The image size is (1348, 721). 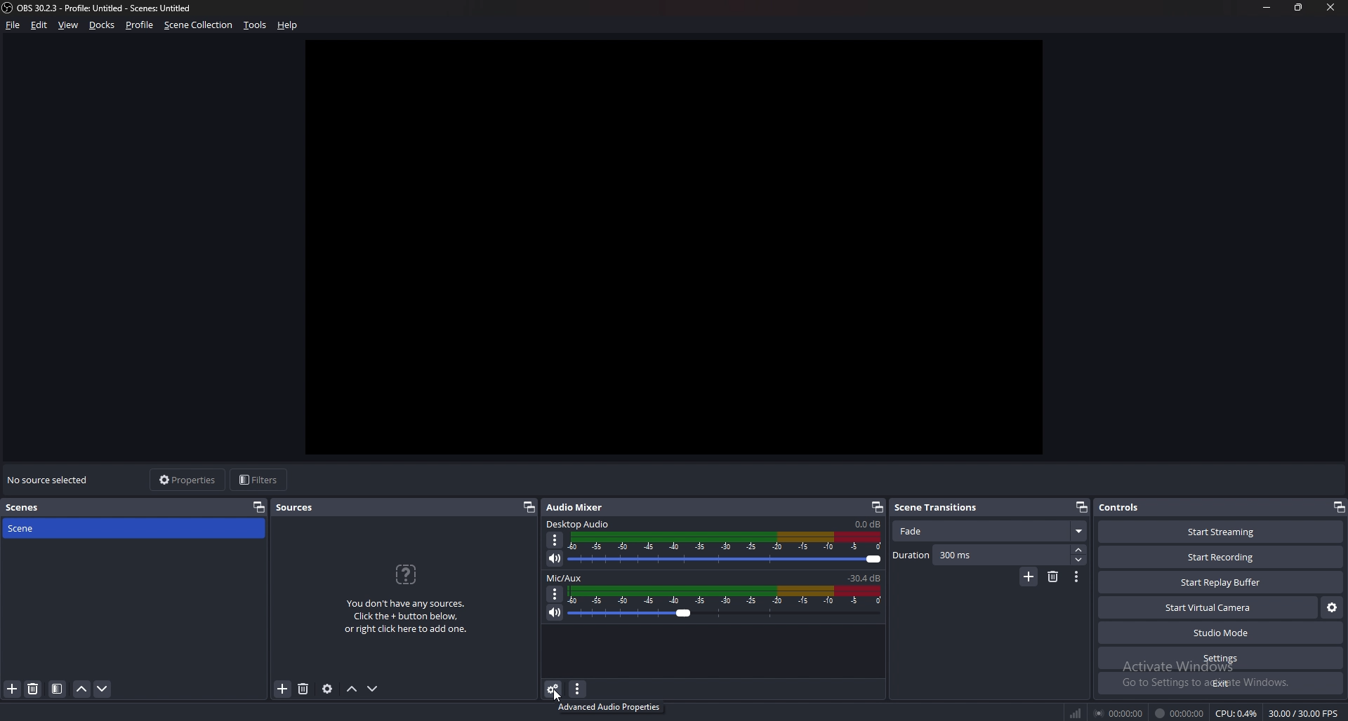 I want to click on help, so click(x=288, y=25).